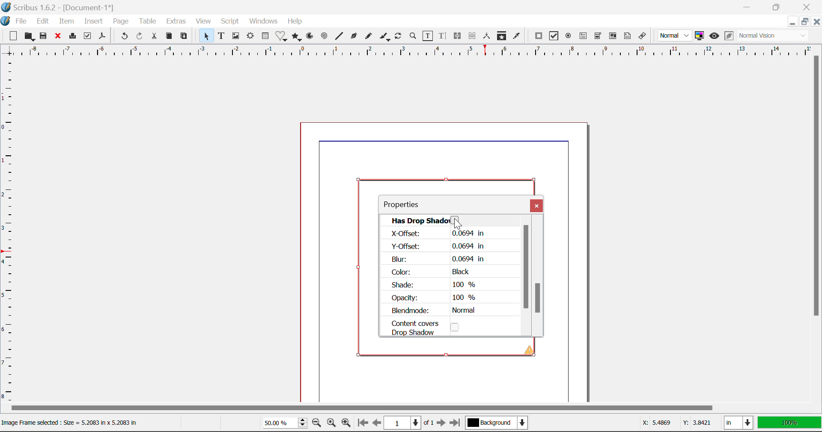 The height and width of the screenshot is (432, 822). Describe the element at coordinates (584, 37) in the screenshot. I see `Pdf Text Field` at that location.